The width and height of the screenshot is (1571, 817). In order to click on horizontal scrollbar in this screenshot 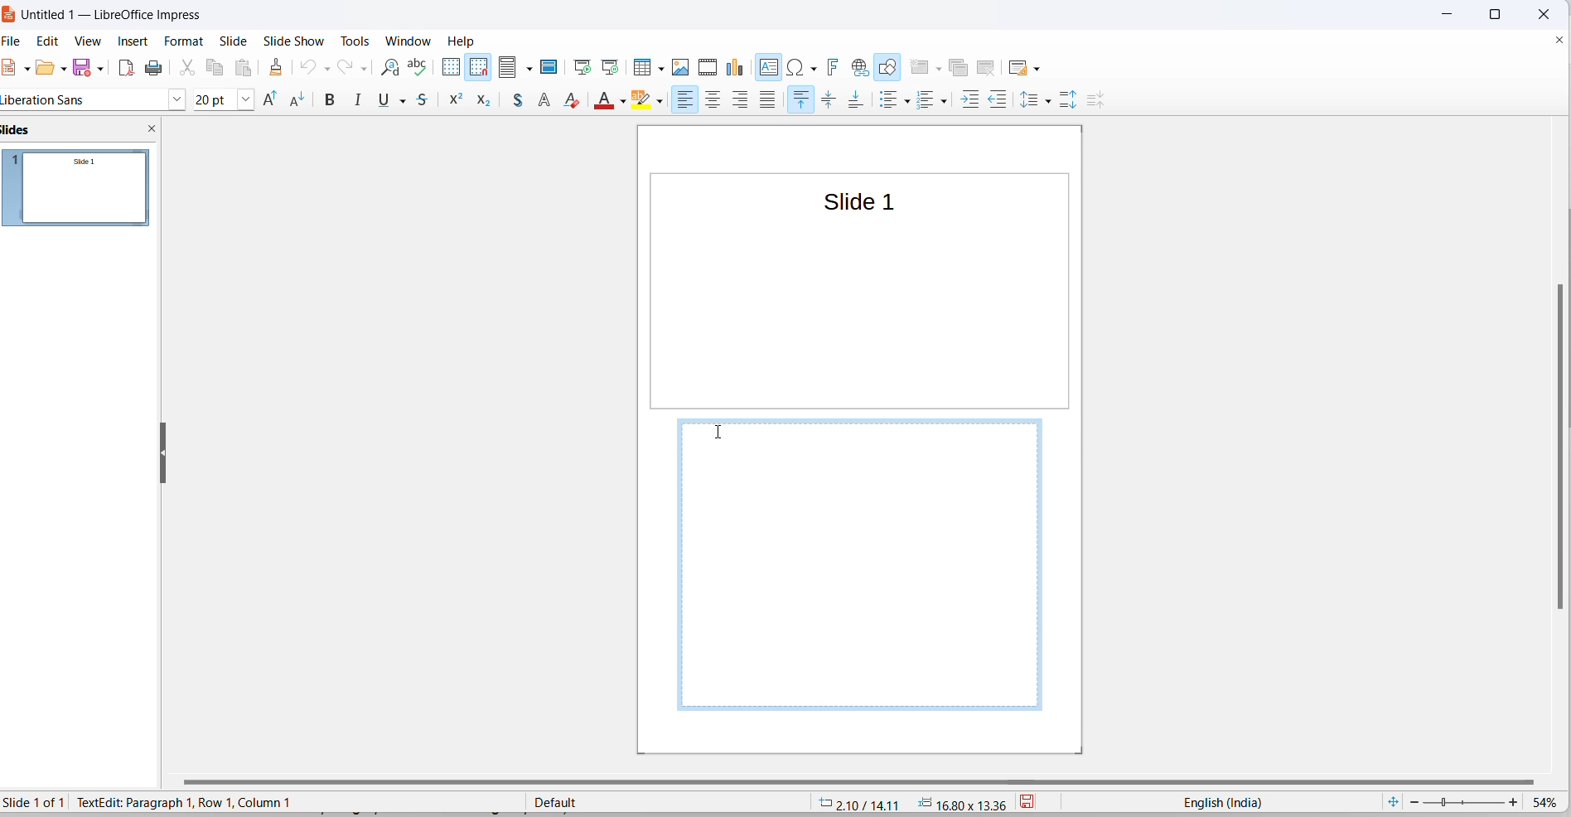, I will do `click(871, 785)`.